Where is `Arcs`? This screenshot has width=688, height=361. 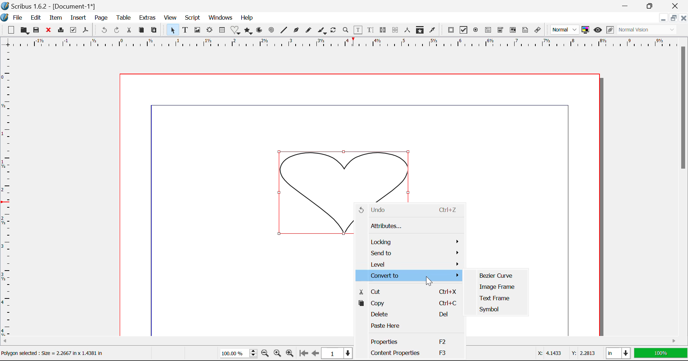
Arcs is located at coordinates (259, 30).